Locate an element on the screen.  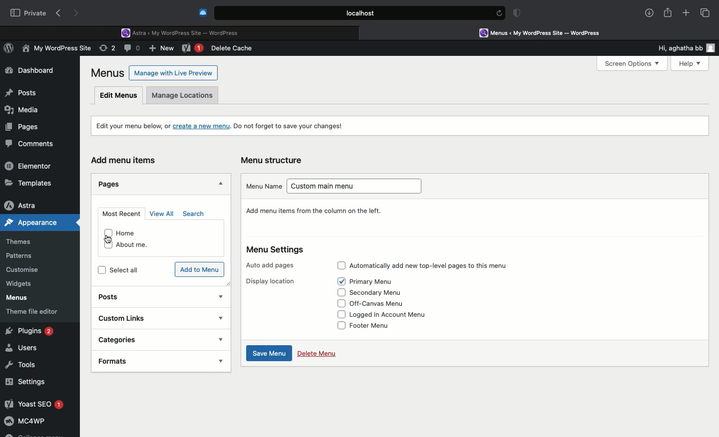
cursor is located at coordinates (108, 238).